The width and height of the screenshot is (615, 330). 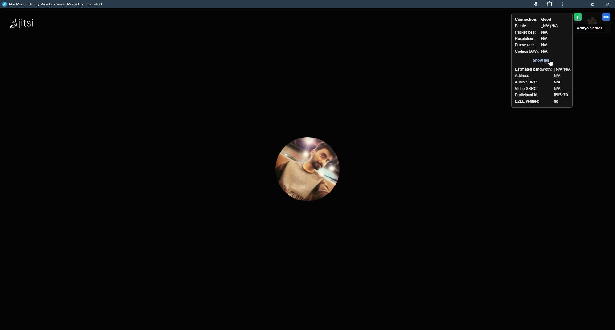 I want to click on audio ssrc, so click(x=527, y=82).